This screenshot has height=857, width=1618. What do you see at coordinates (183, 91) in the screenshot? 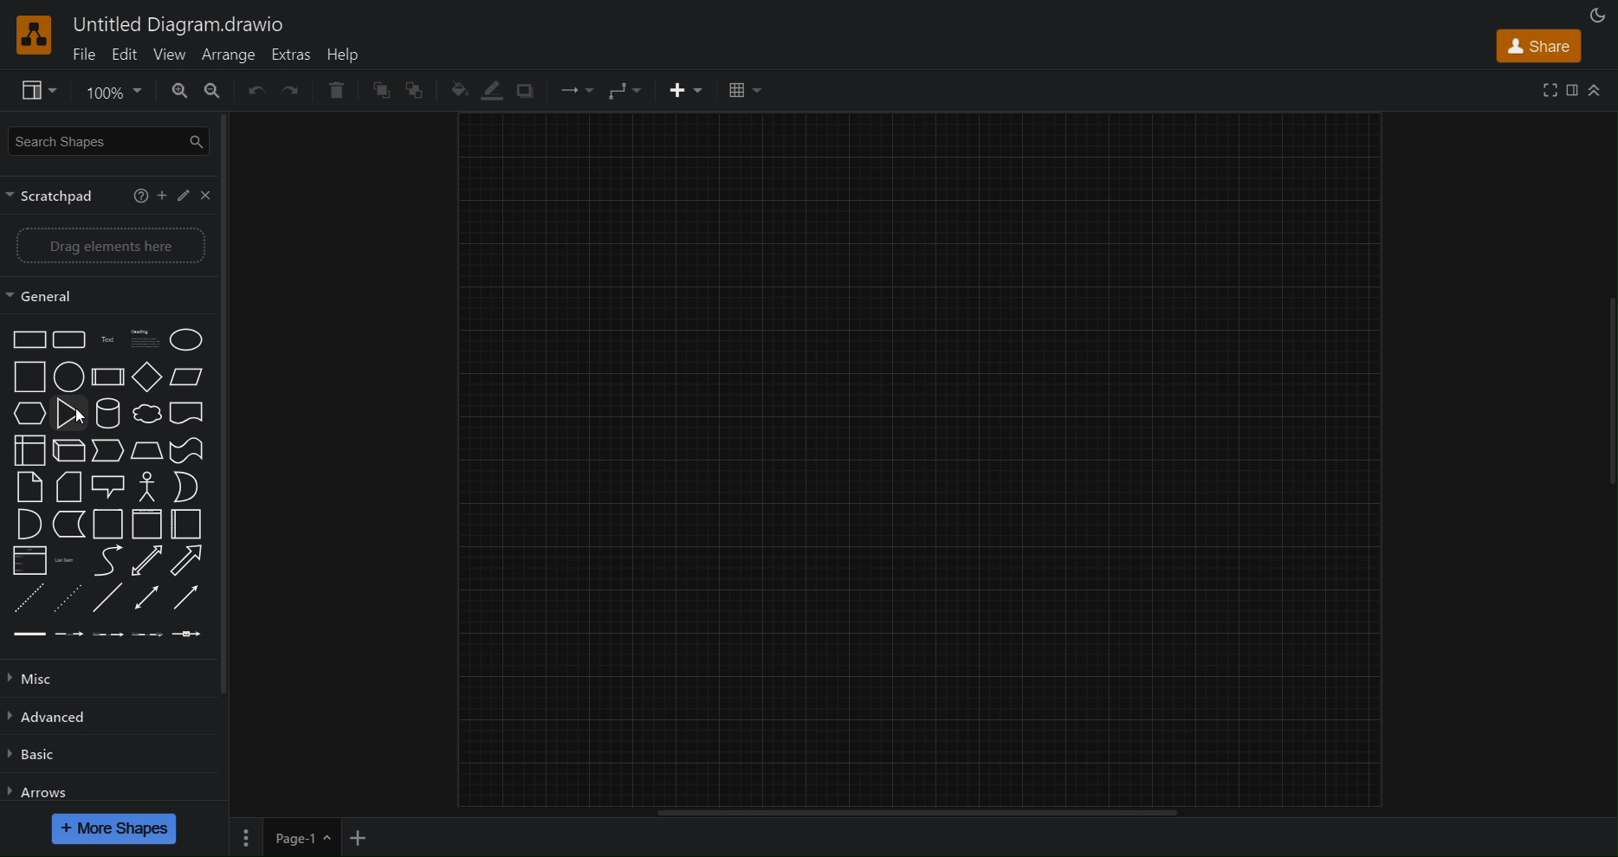
I see `Zoom In` at bounding box center [183, 91].